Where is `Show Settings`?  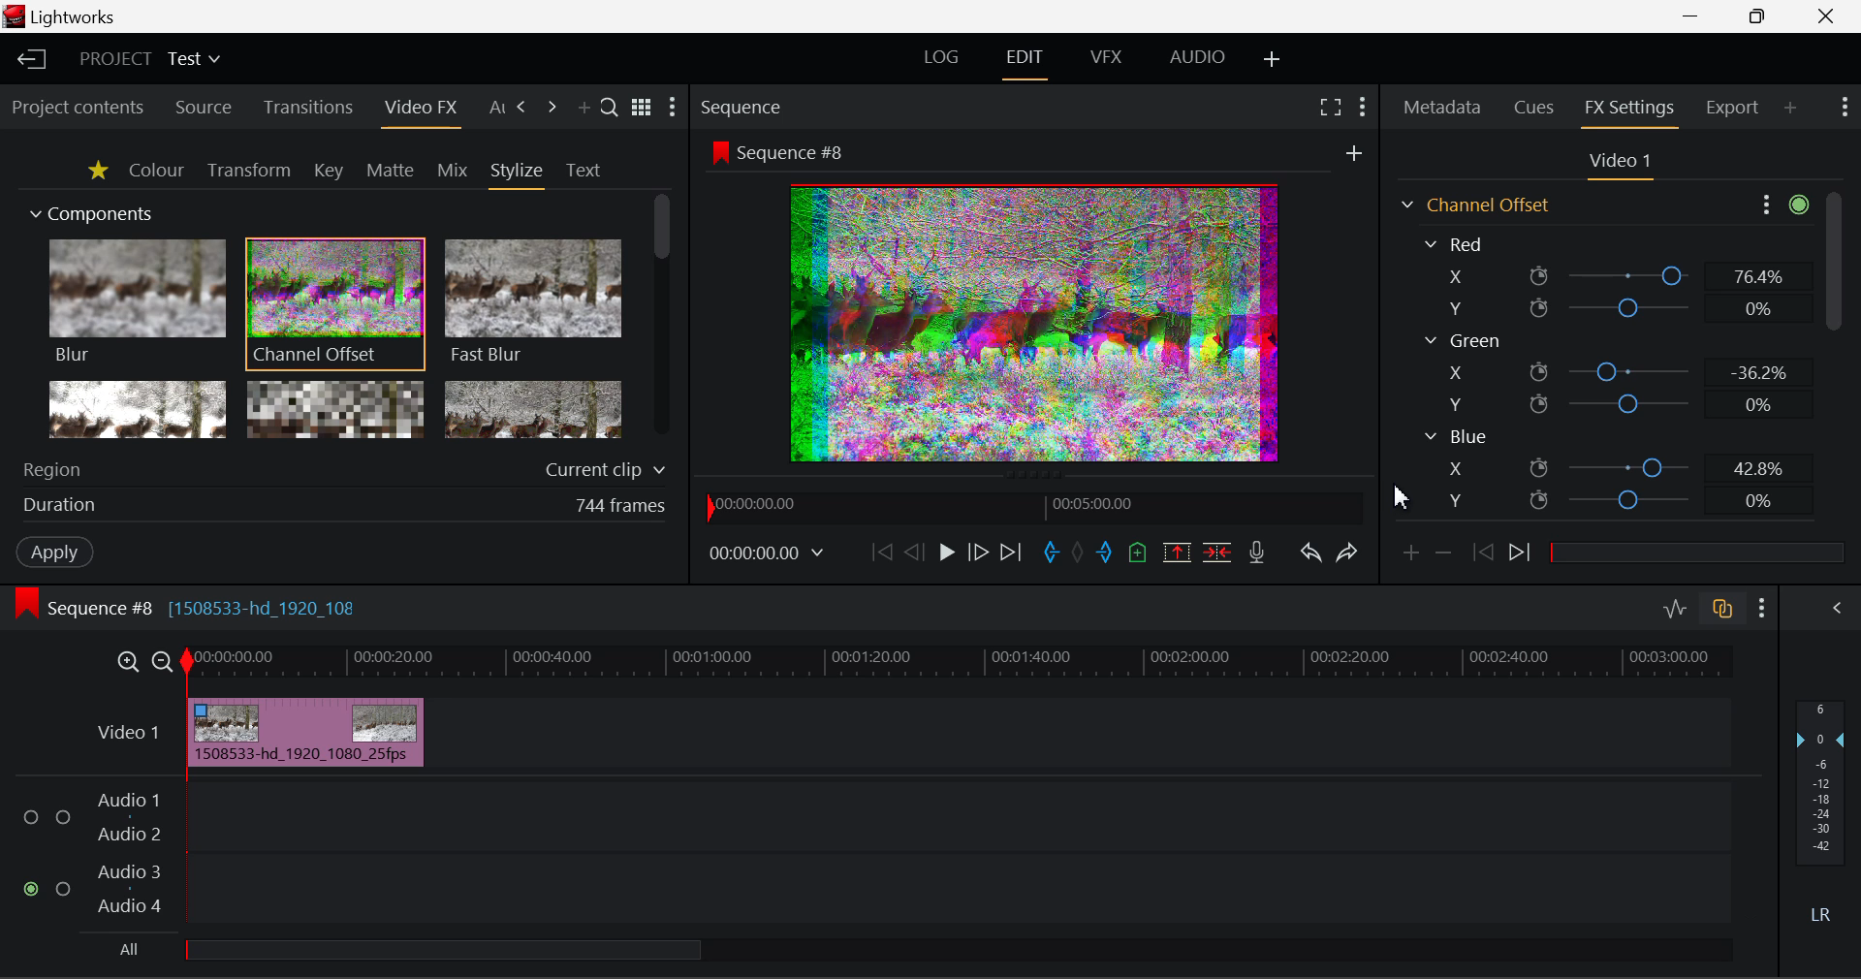 Show Settings is located at coordinates (1361, 110).